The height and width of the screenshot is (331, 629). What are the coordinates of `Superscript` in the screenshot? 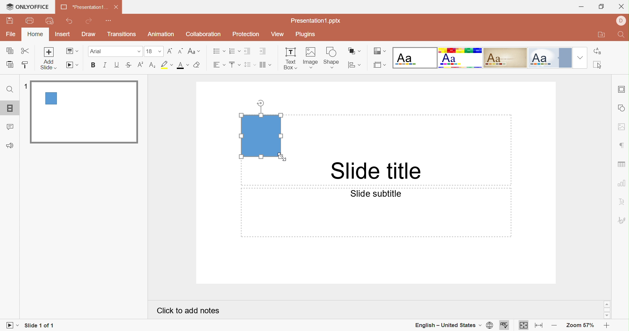 It's located at (140, 67).